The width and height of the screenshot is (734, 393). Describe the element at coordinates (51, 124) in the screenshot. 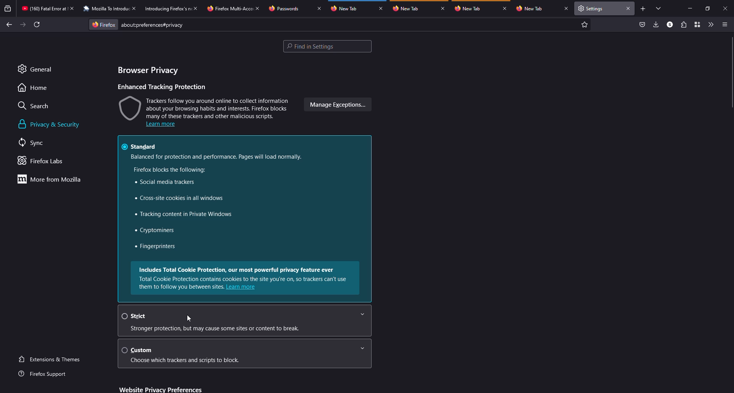

I see `privacy & security` at that location.